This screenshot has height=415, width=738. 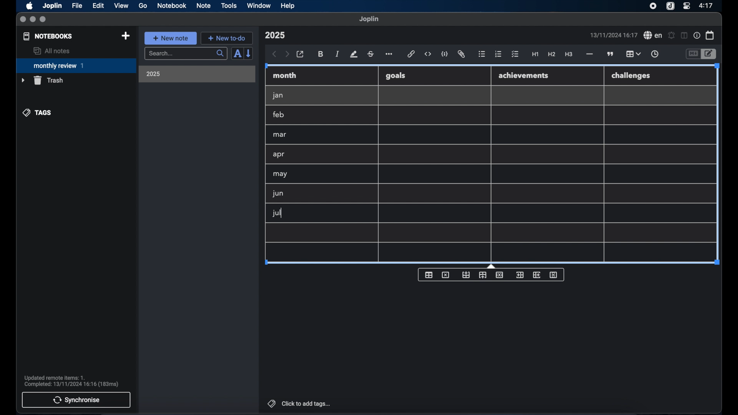 What do you see at coordinates (500, 274) in the screenshot?
I see `delete row` at bounding box center [500, 274].